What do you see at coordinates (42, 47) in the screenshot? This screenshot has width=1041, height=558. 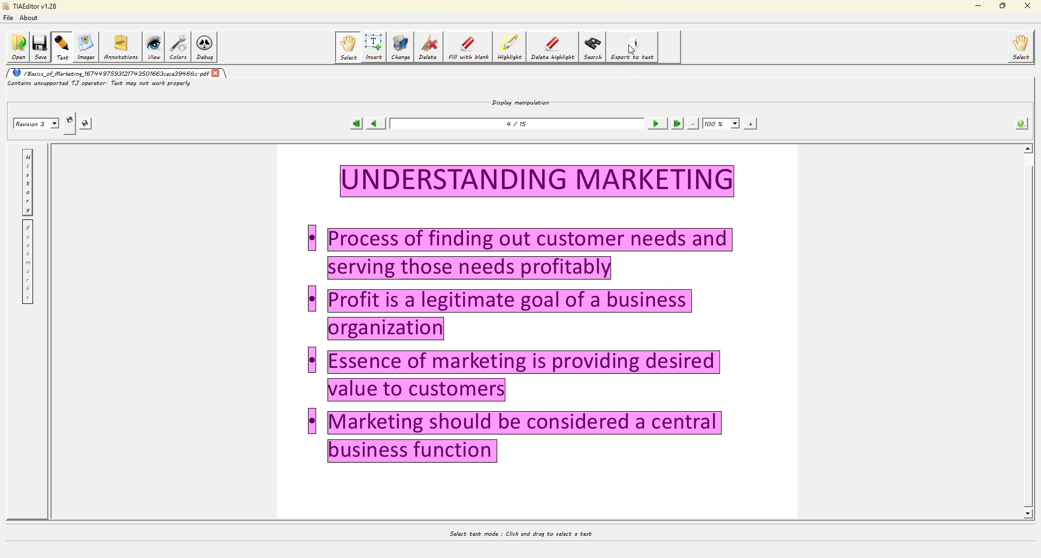 I see `save` at bounding box center [42, 47].